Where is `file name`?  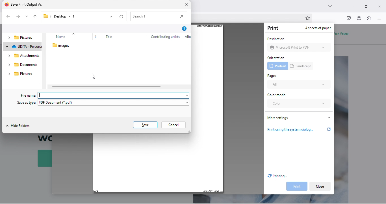 file name is located at coordinates (103, 95).